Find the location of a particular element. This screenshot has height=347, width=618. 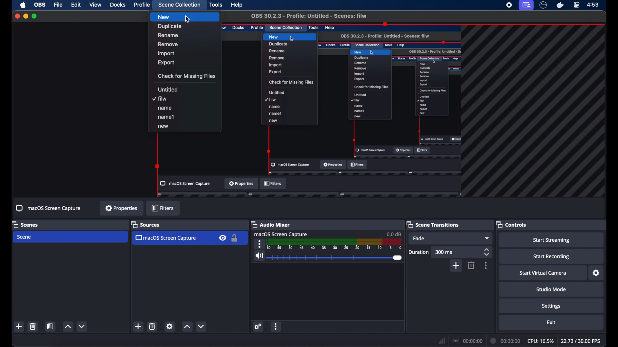

rename is located at coordinates (169, 36).